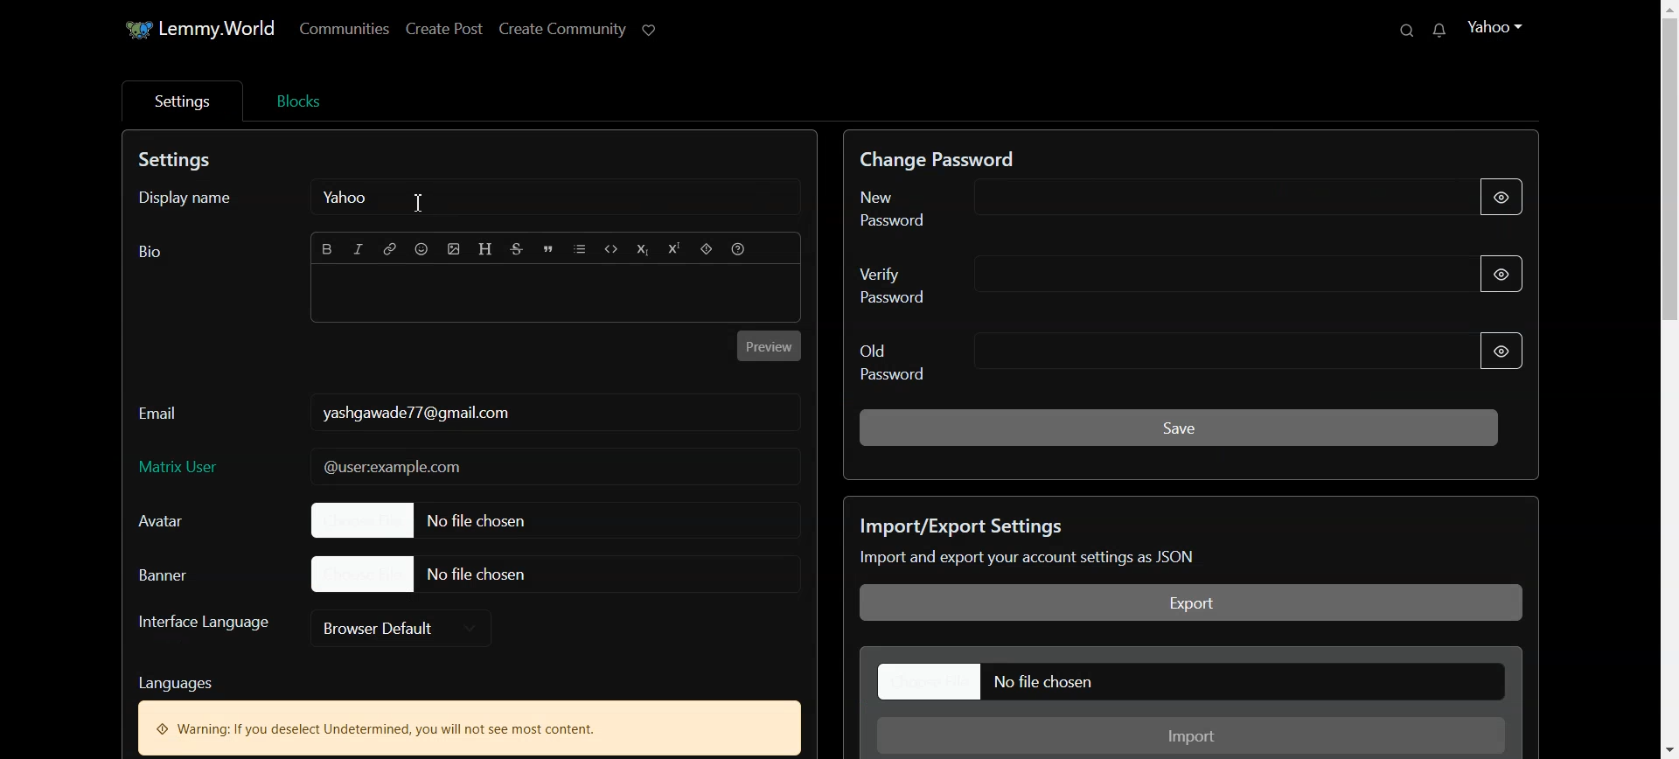  What do you see at coordinates (1124, 281) in the screenshot?
I see `Verify password` at bounding box center [1124, 281].